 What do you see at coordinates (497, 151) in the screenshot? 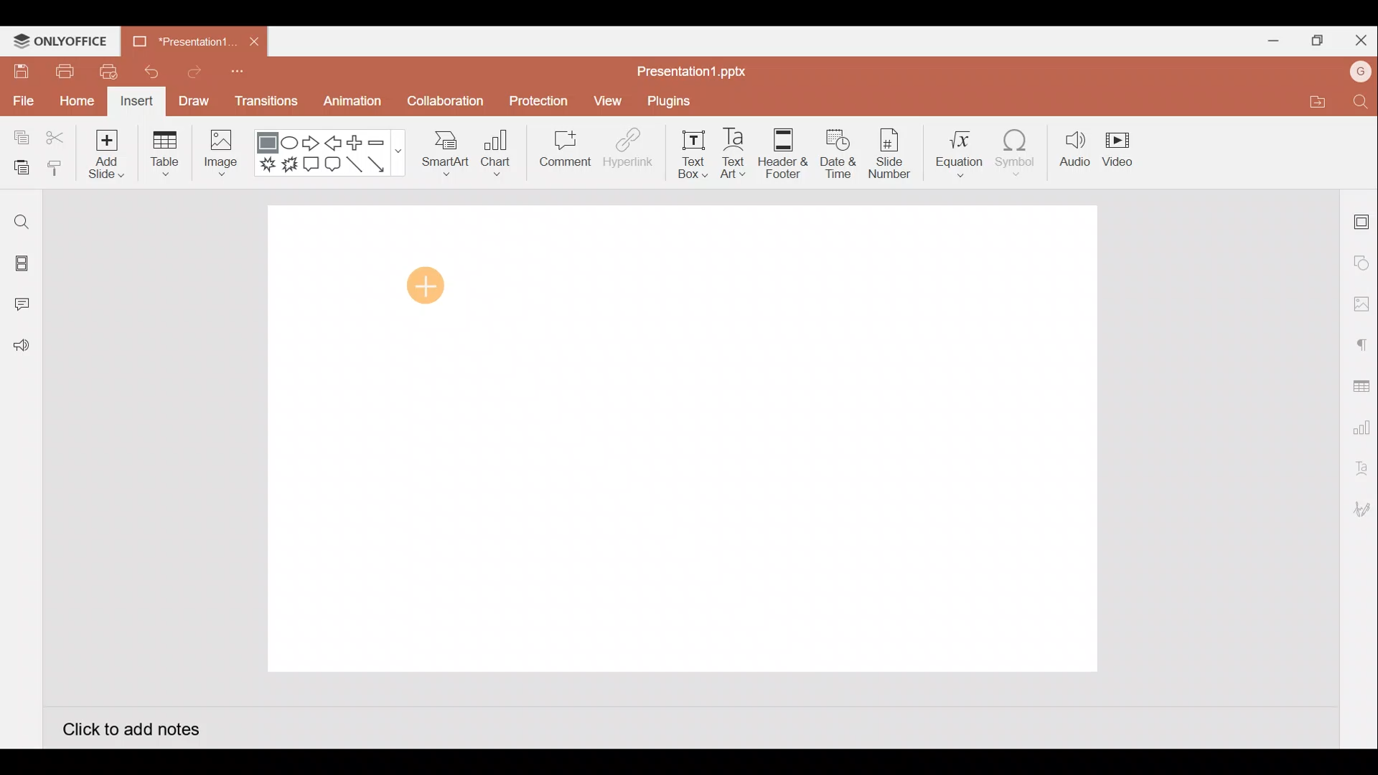
I see `Chart` at bounding box center [497, 151].